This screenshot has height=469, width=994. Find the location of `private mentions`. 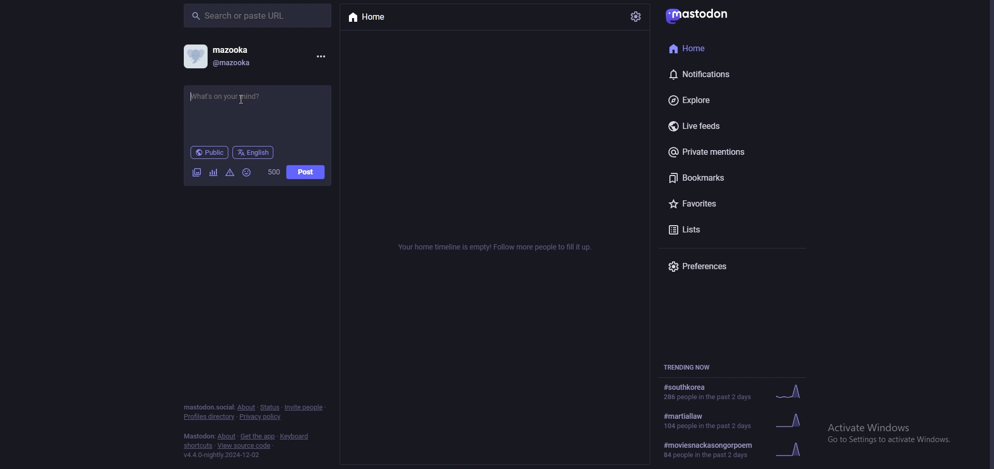

private mentions is located at coordinates (725, 153).